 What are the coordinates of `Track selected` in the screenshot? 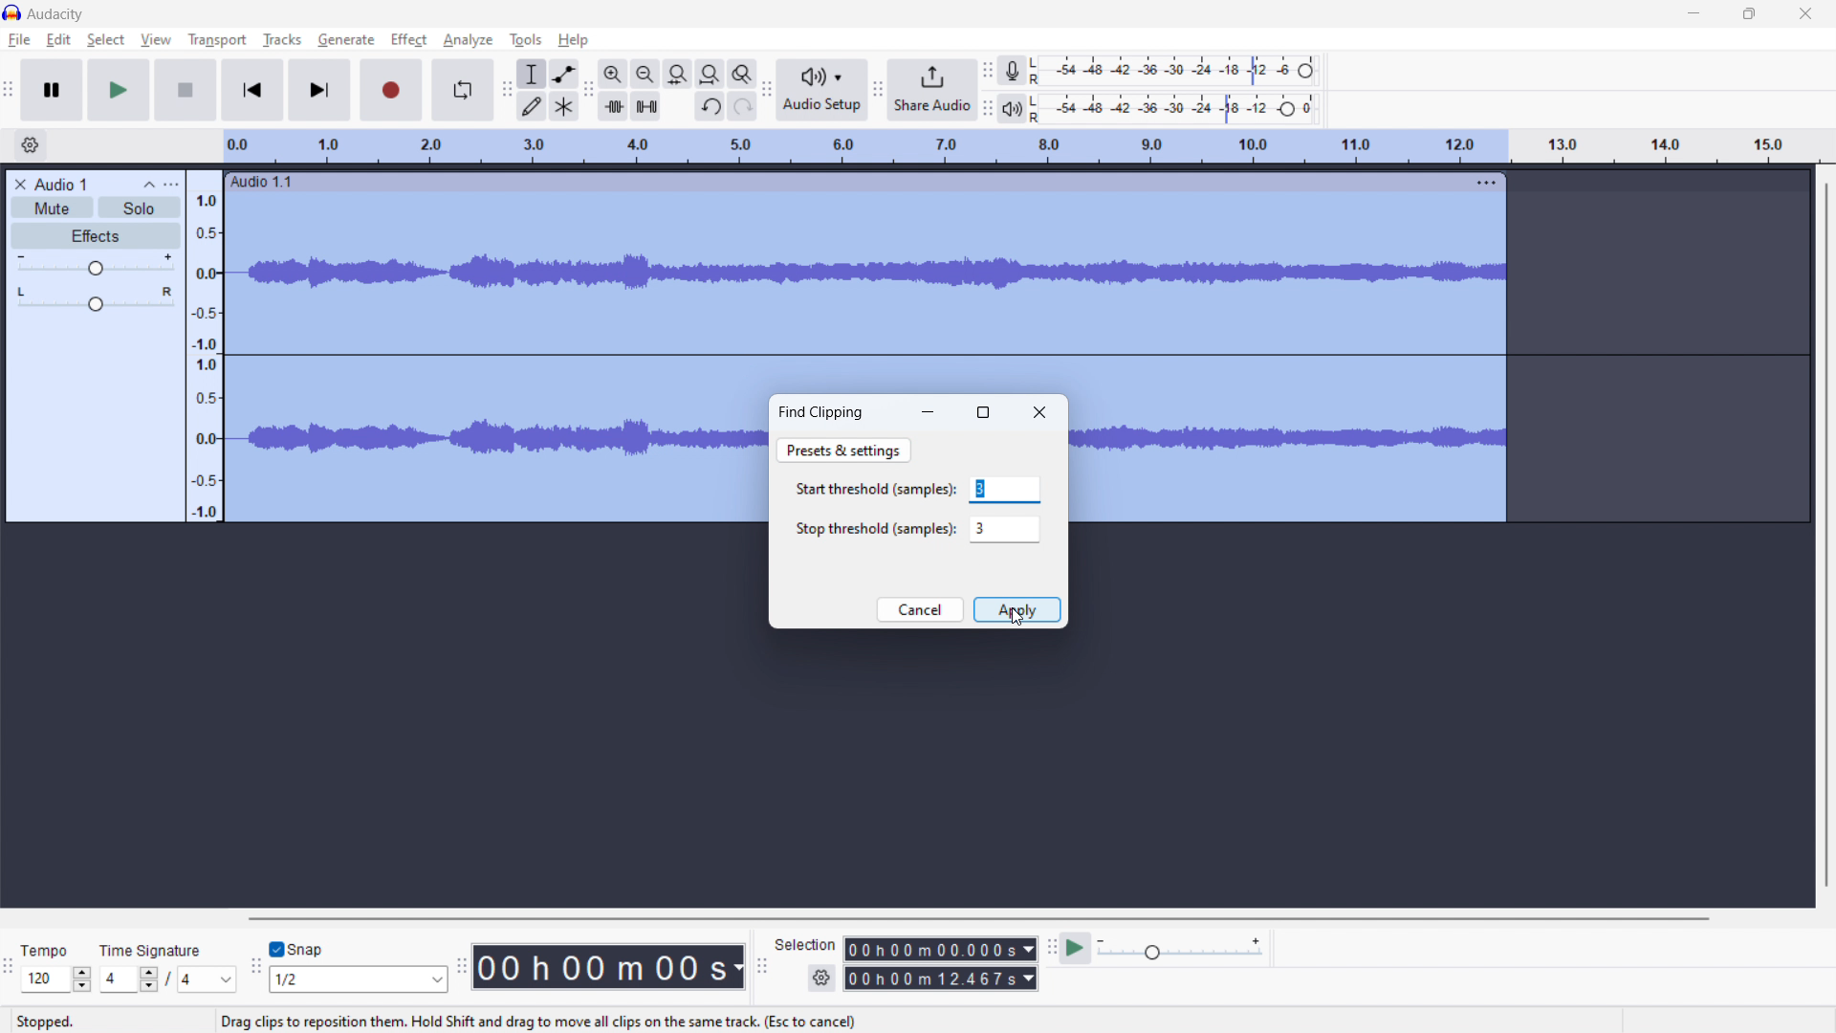 It's located at (1162, 458).